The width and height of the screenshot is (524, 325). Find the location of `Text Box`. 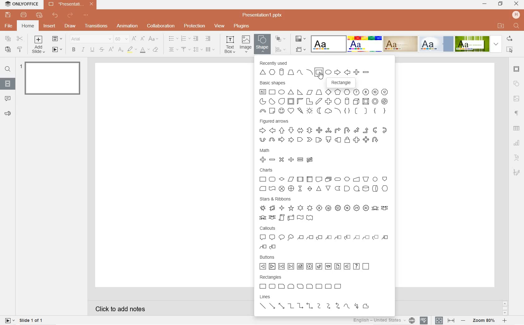

Text Box is located at coordinates (263, 92).